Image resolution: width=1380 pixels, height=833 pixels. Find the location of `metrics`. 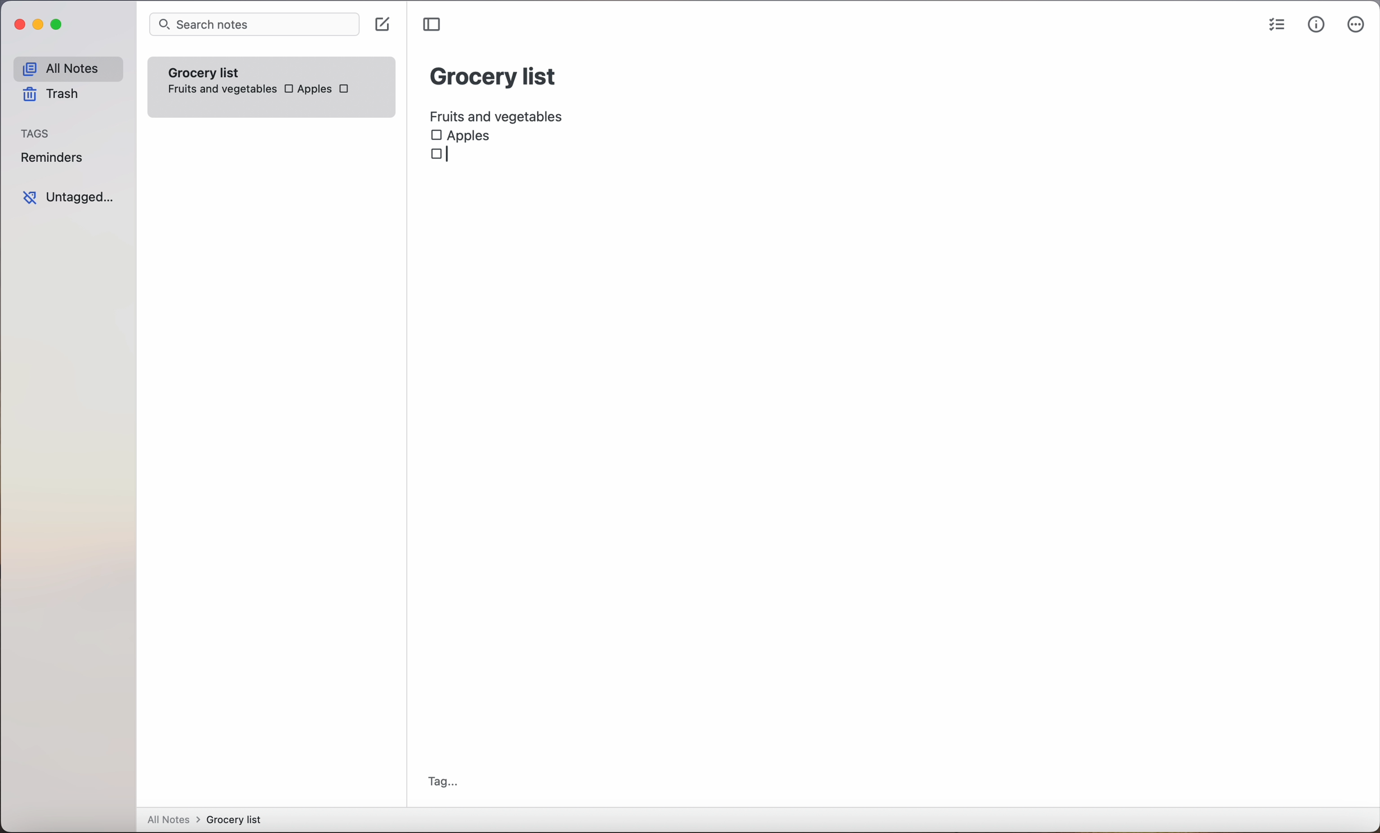

metrics is located at coordinates (1316, 25).